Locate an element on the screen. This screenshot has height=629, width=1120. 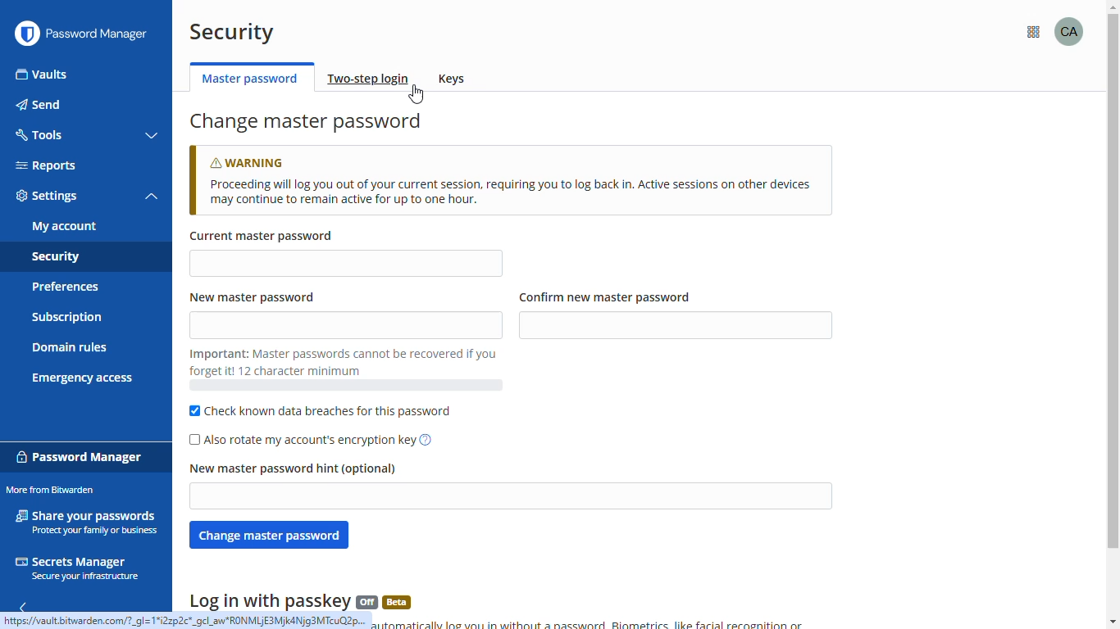
log in with passkey is located at coordinates (266, 600).